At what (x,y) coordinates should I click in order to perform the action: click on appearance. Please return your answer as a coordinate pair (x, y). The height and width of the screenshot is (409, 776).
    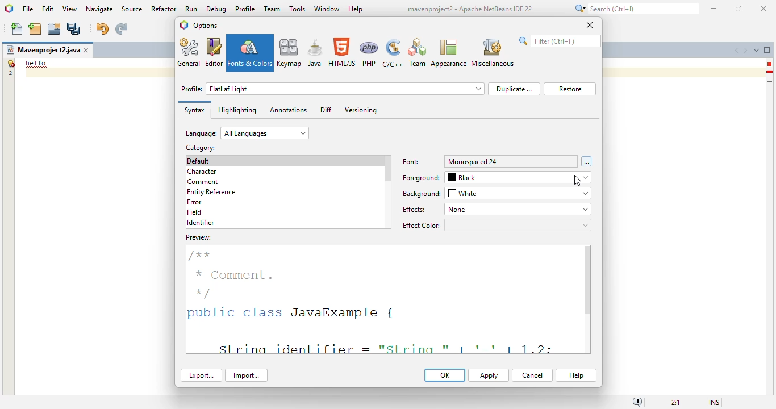
    Looking at the image, I should click on (449, 53).